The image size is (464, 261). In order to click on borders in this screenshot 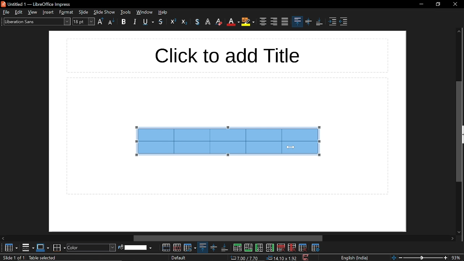, I will do `click(28, 248)`.